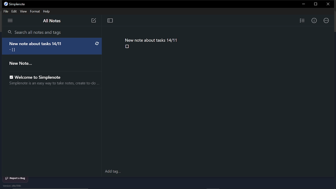  What do you see at coordinates (127, 47) in the screenshot?
I see `checkbox` at bounding box center [127, 47].